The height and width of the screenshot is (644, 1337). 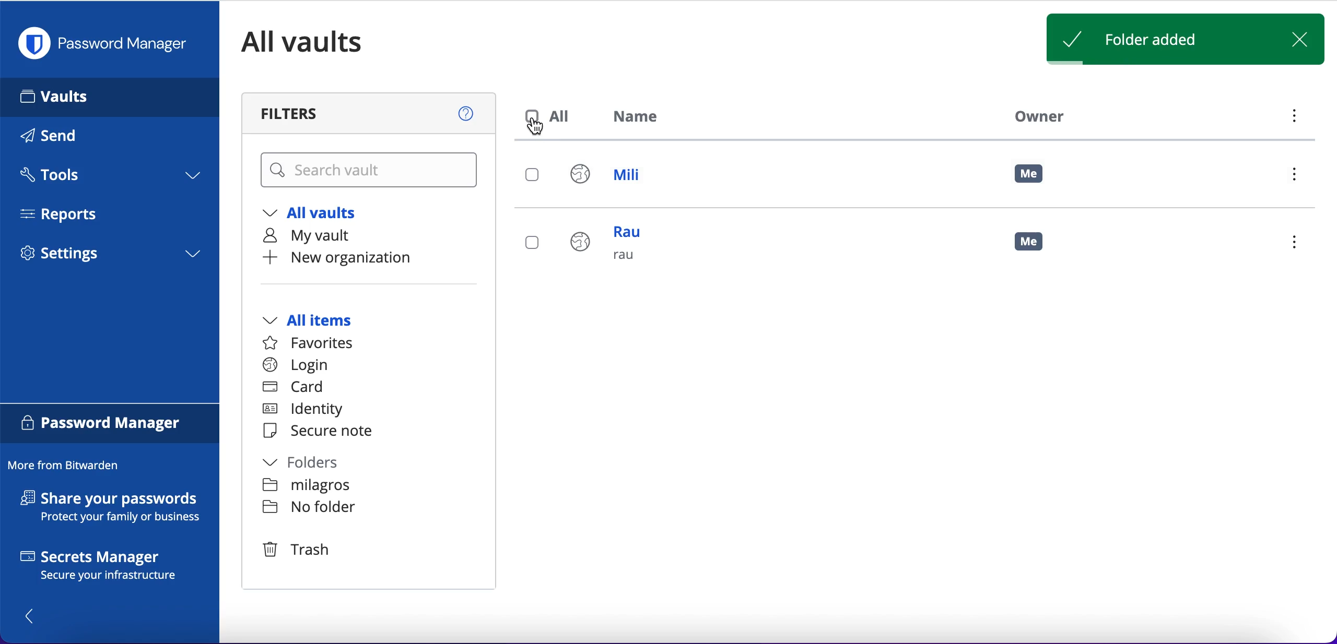 I want to click on menu , so click(x=1298, y=177).